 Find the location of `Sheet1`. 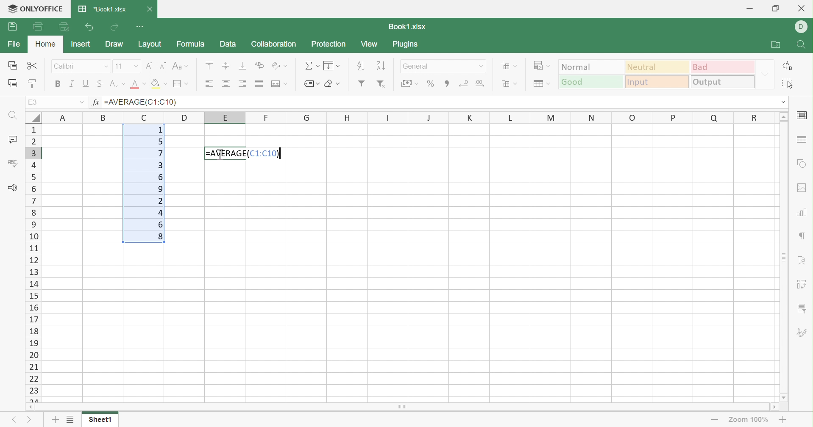

Sheet1 is located at coordinates (101, 420).